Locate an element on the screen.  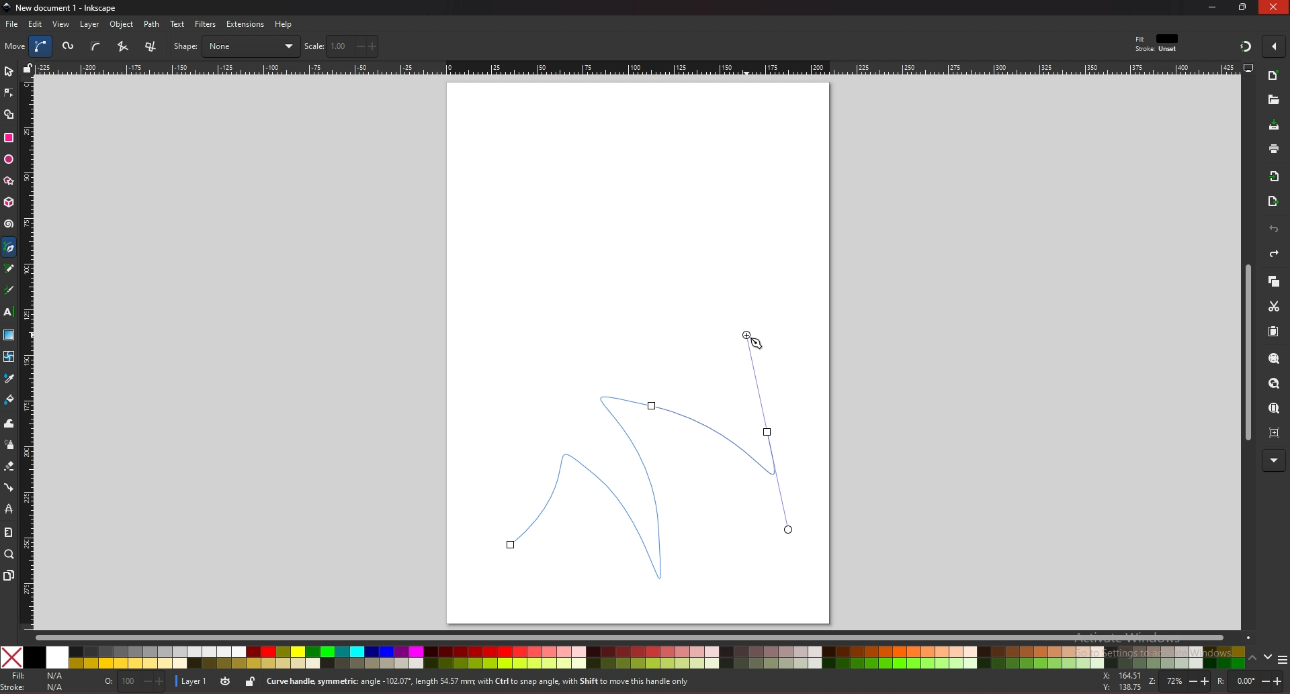
zoom page is located at coordinates (1273, 409).